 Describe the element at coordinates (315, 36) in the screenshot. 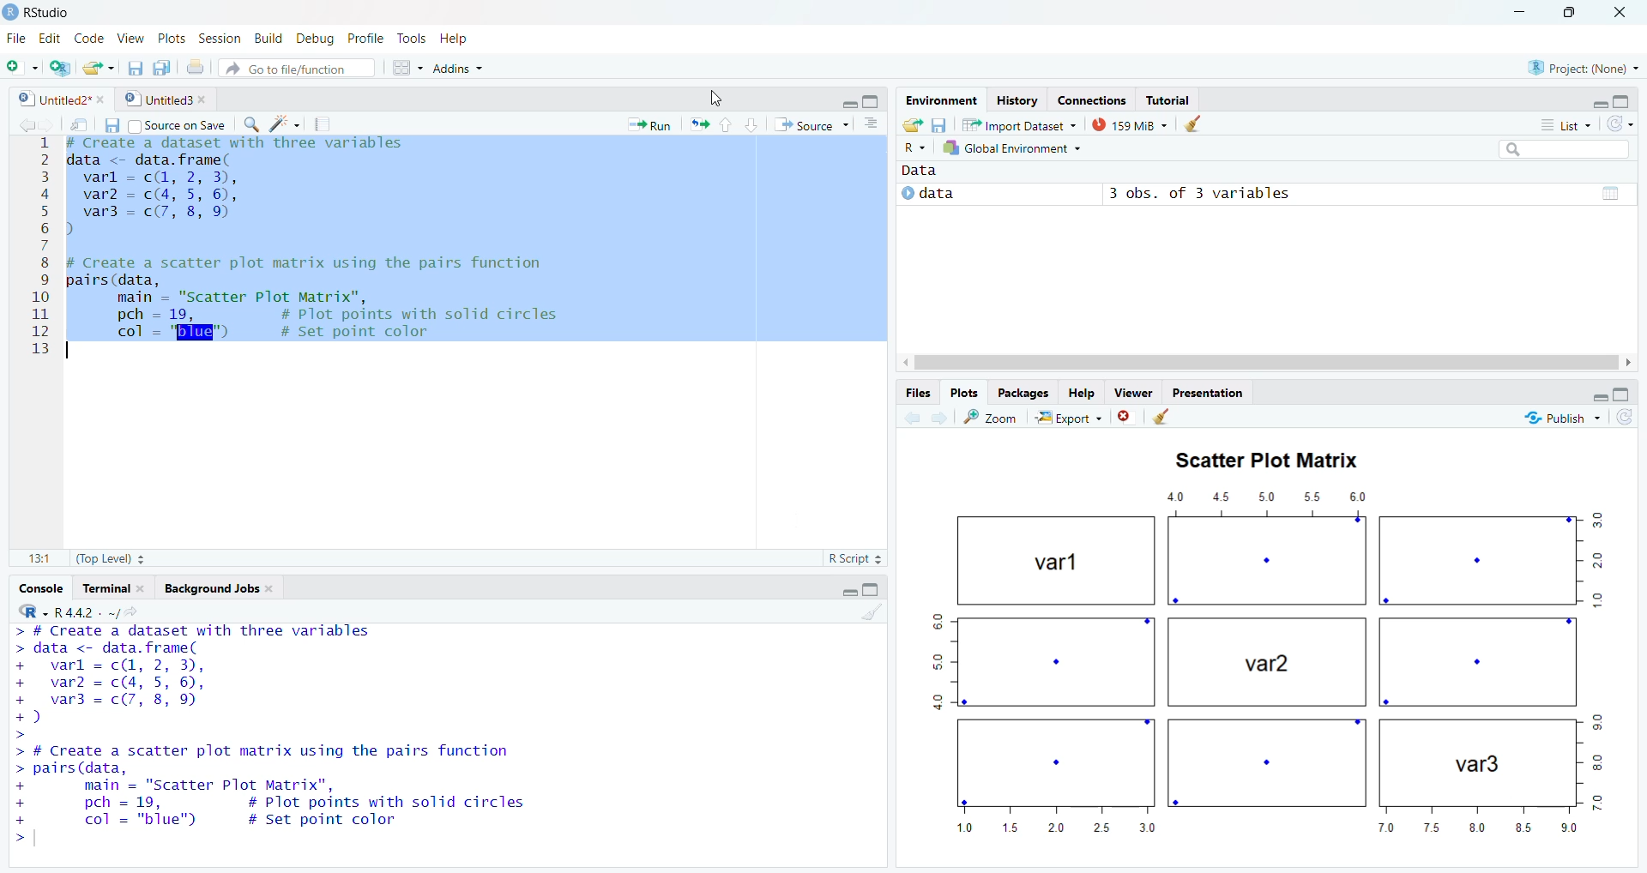

I see `Debug` at that location.